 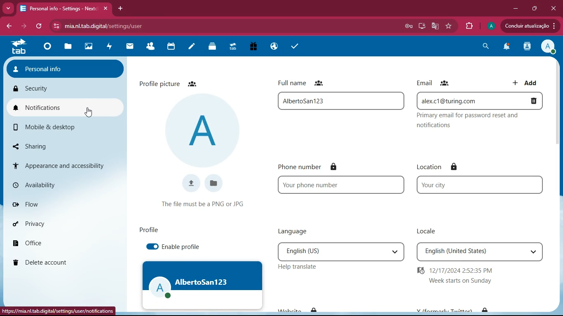 I want to click on phone number, so click(x=340, y=184).